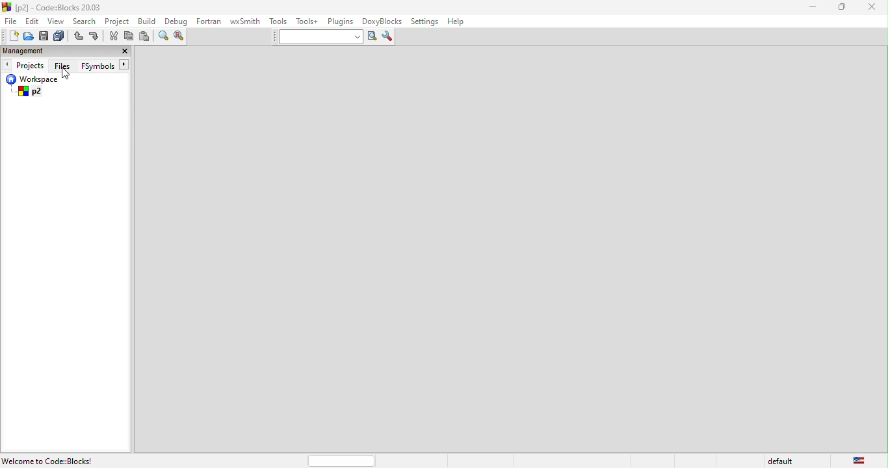 The height and width of the screenshot is (468, 888). I want to click on redo, so click(95, 36).